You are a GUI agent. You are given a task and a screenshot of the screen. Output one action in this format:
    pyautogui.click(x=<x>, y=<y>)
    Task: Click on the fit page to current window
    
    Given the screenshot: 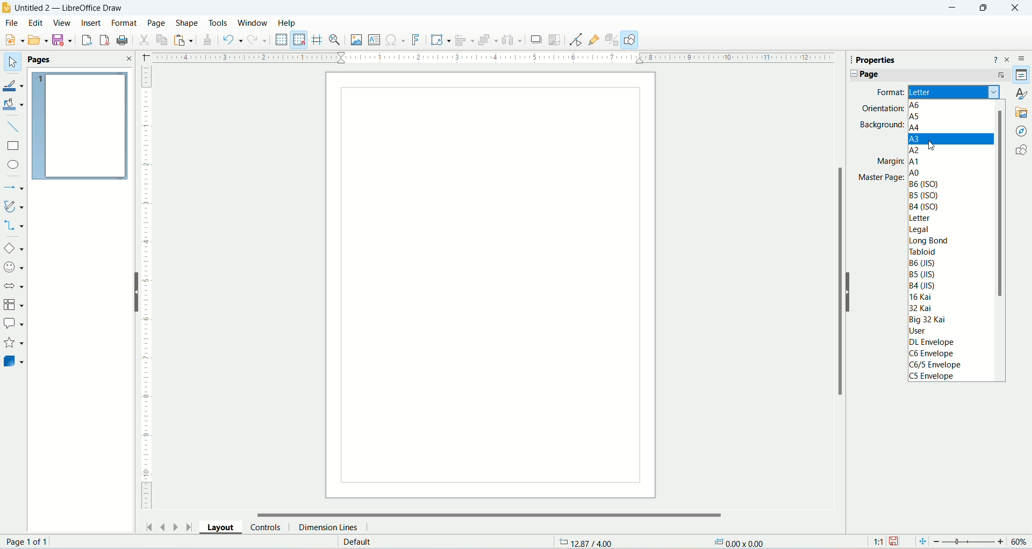 What is the action you would take?
    pyautogui.click(x=921, y=541)
    